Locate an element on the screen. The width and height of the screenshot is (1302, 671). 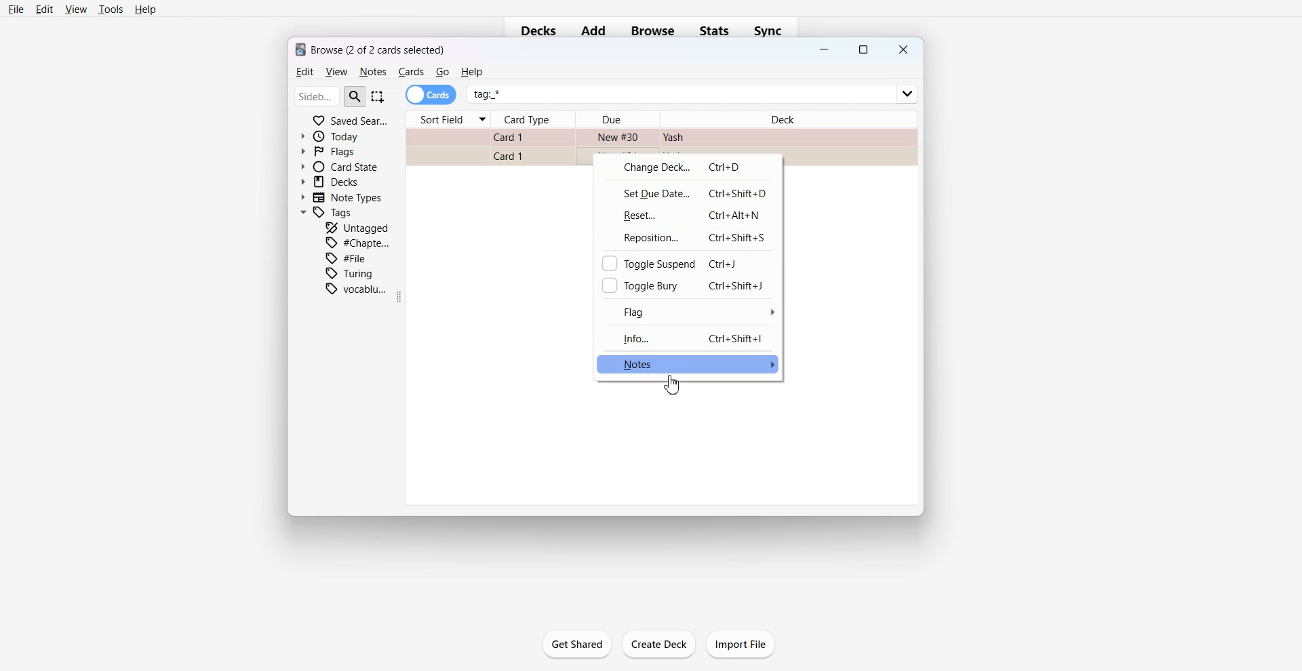
Reposition is located at coordinates (688, 238).